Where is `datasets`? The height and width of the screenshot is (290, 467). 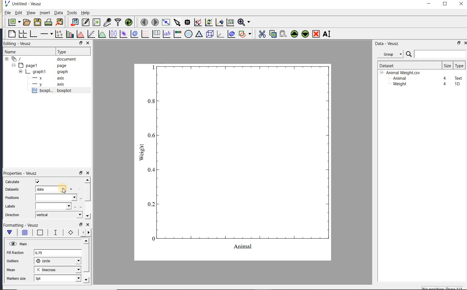 datasets is located at coordinates (12, 190).